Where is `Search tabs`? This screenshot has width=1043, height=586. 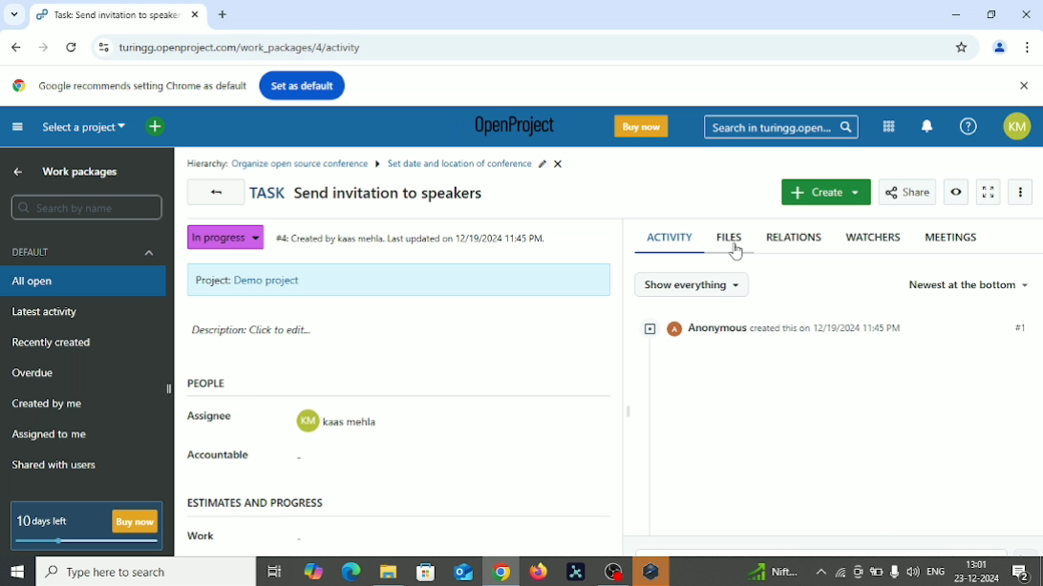
Search tabs is located at coordinates (11, 14).